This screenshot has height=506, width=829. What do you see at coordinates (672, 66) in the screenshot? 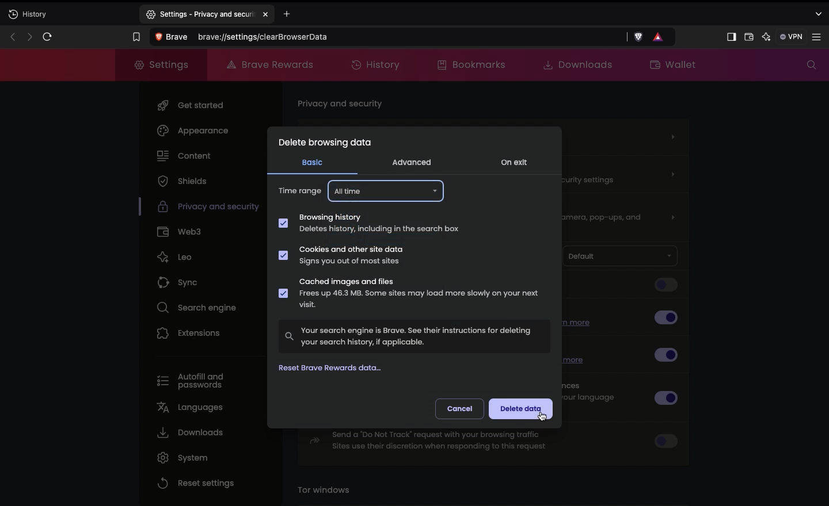
I see `Wallet` at bounding box center [672, 66].